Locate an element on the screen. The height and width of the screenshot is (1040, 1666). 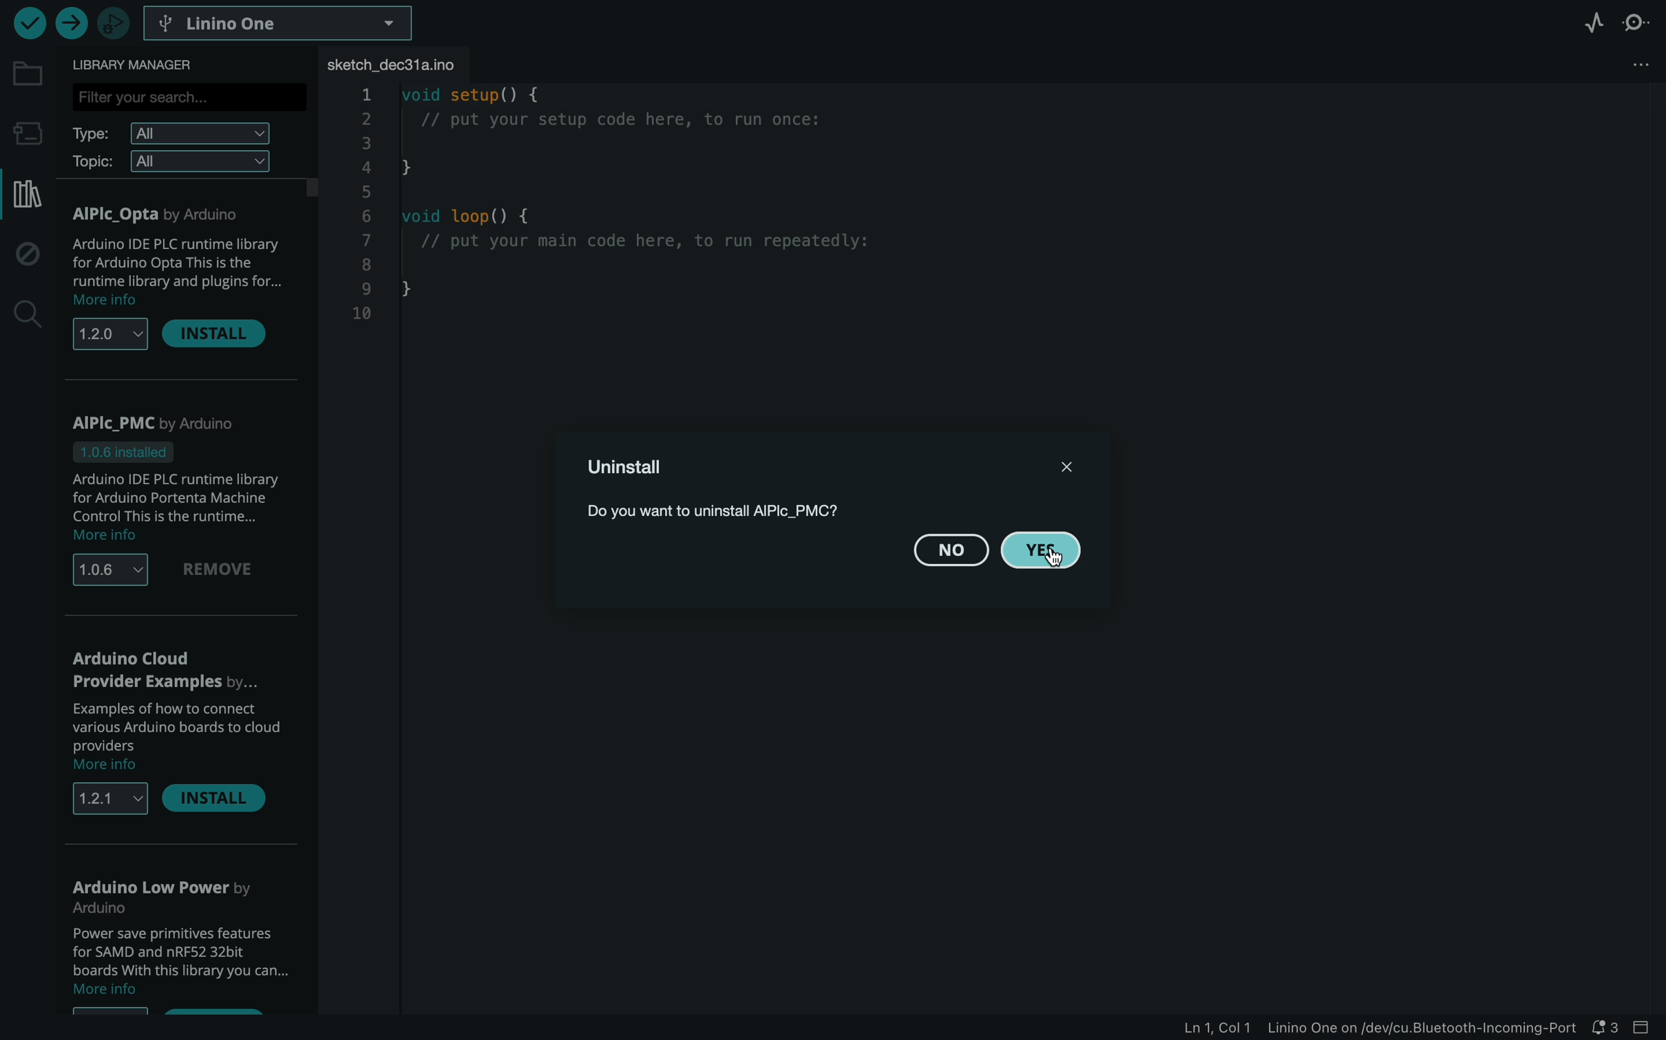
yes is located at coordinates (1047, 551).